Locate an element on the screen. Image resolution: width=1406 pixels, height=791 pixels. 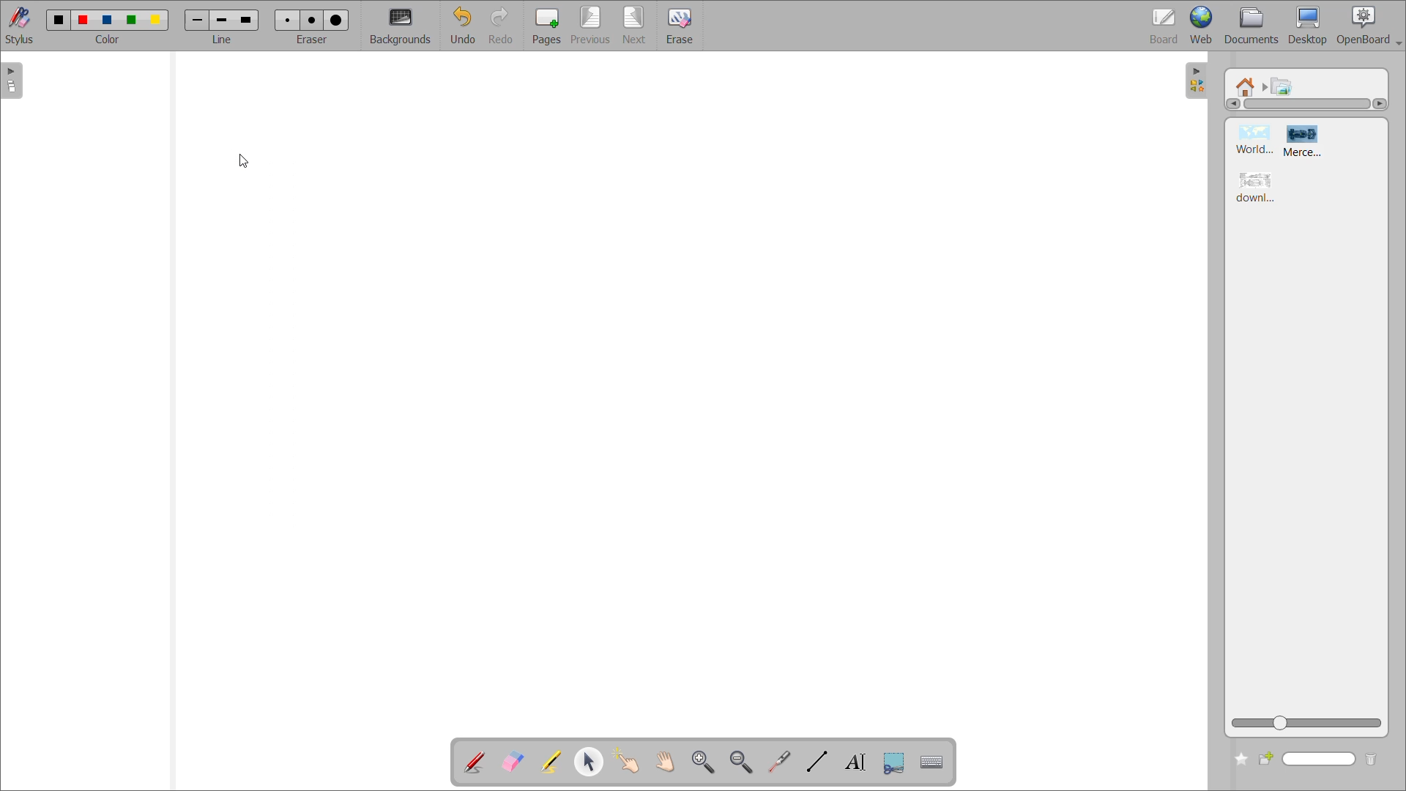
board is located at coordinates (1158, 26).